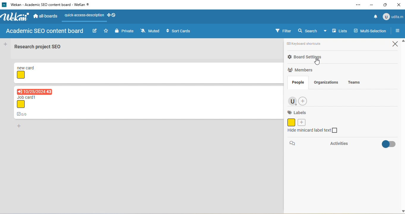 This screenshot has width=405, height=214. Describe the element at coordinates (298, 83) in the screenshot. I see `people` at that location.